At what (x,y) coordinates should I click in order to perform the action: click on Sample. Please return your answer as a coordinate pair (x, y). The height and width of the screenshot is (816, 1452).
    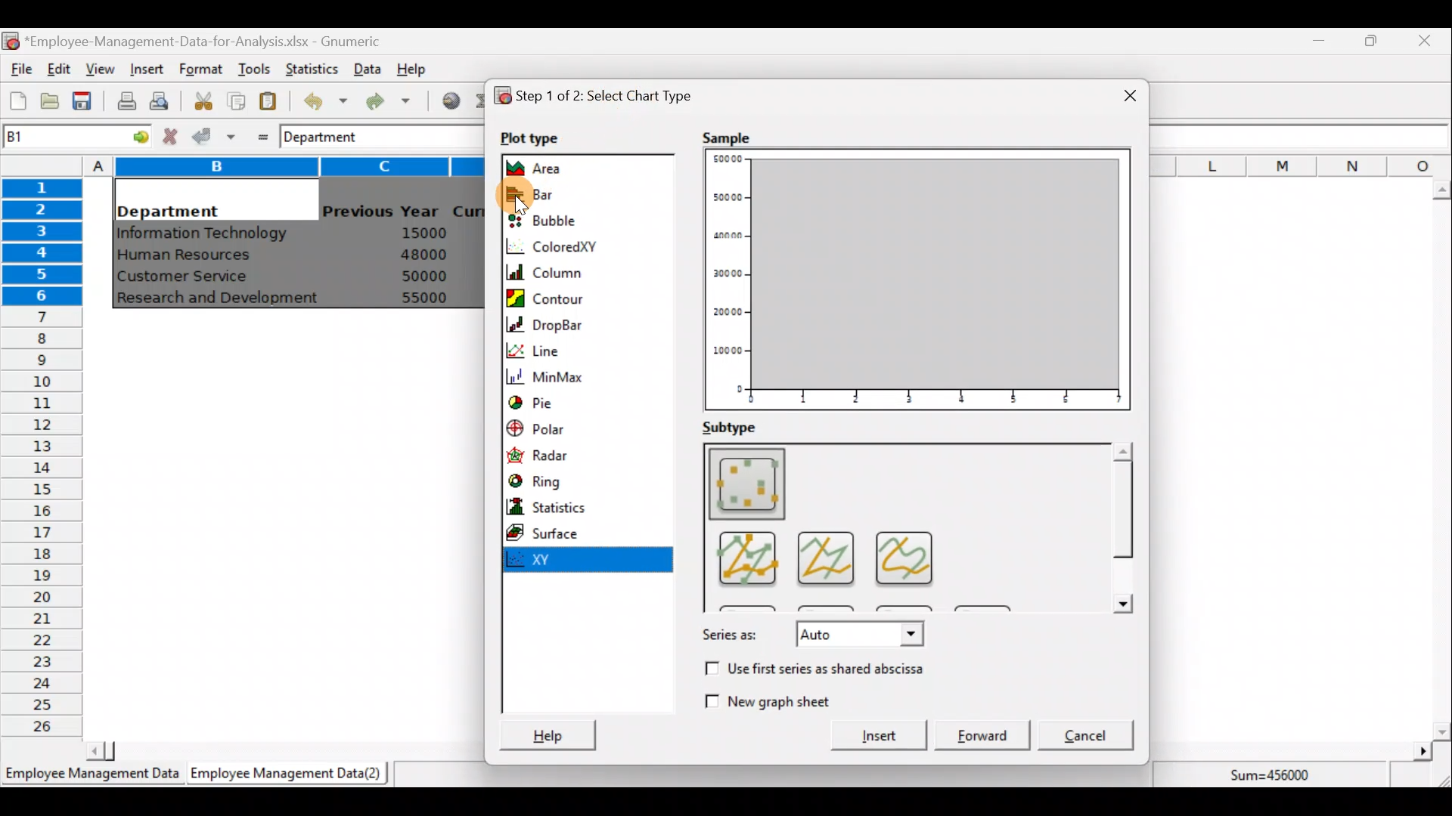
    Looking at the image, I should click on (735, 134).